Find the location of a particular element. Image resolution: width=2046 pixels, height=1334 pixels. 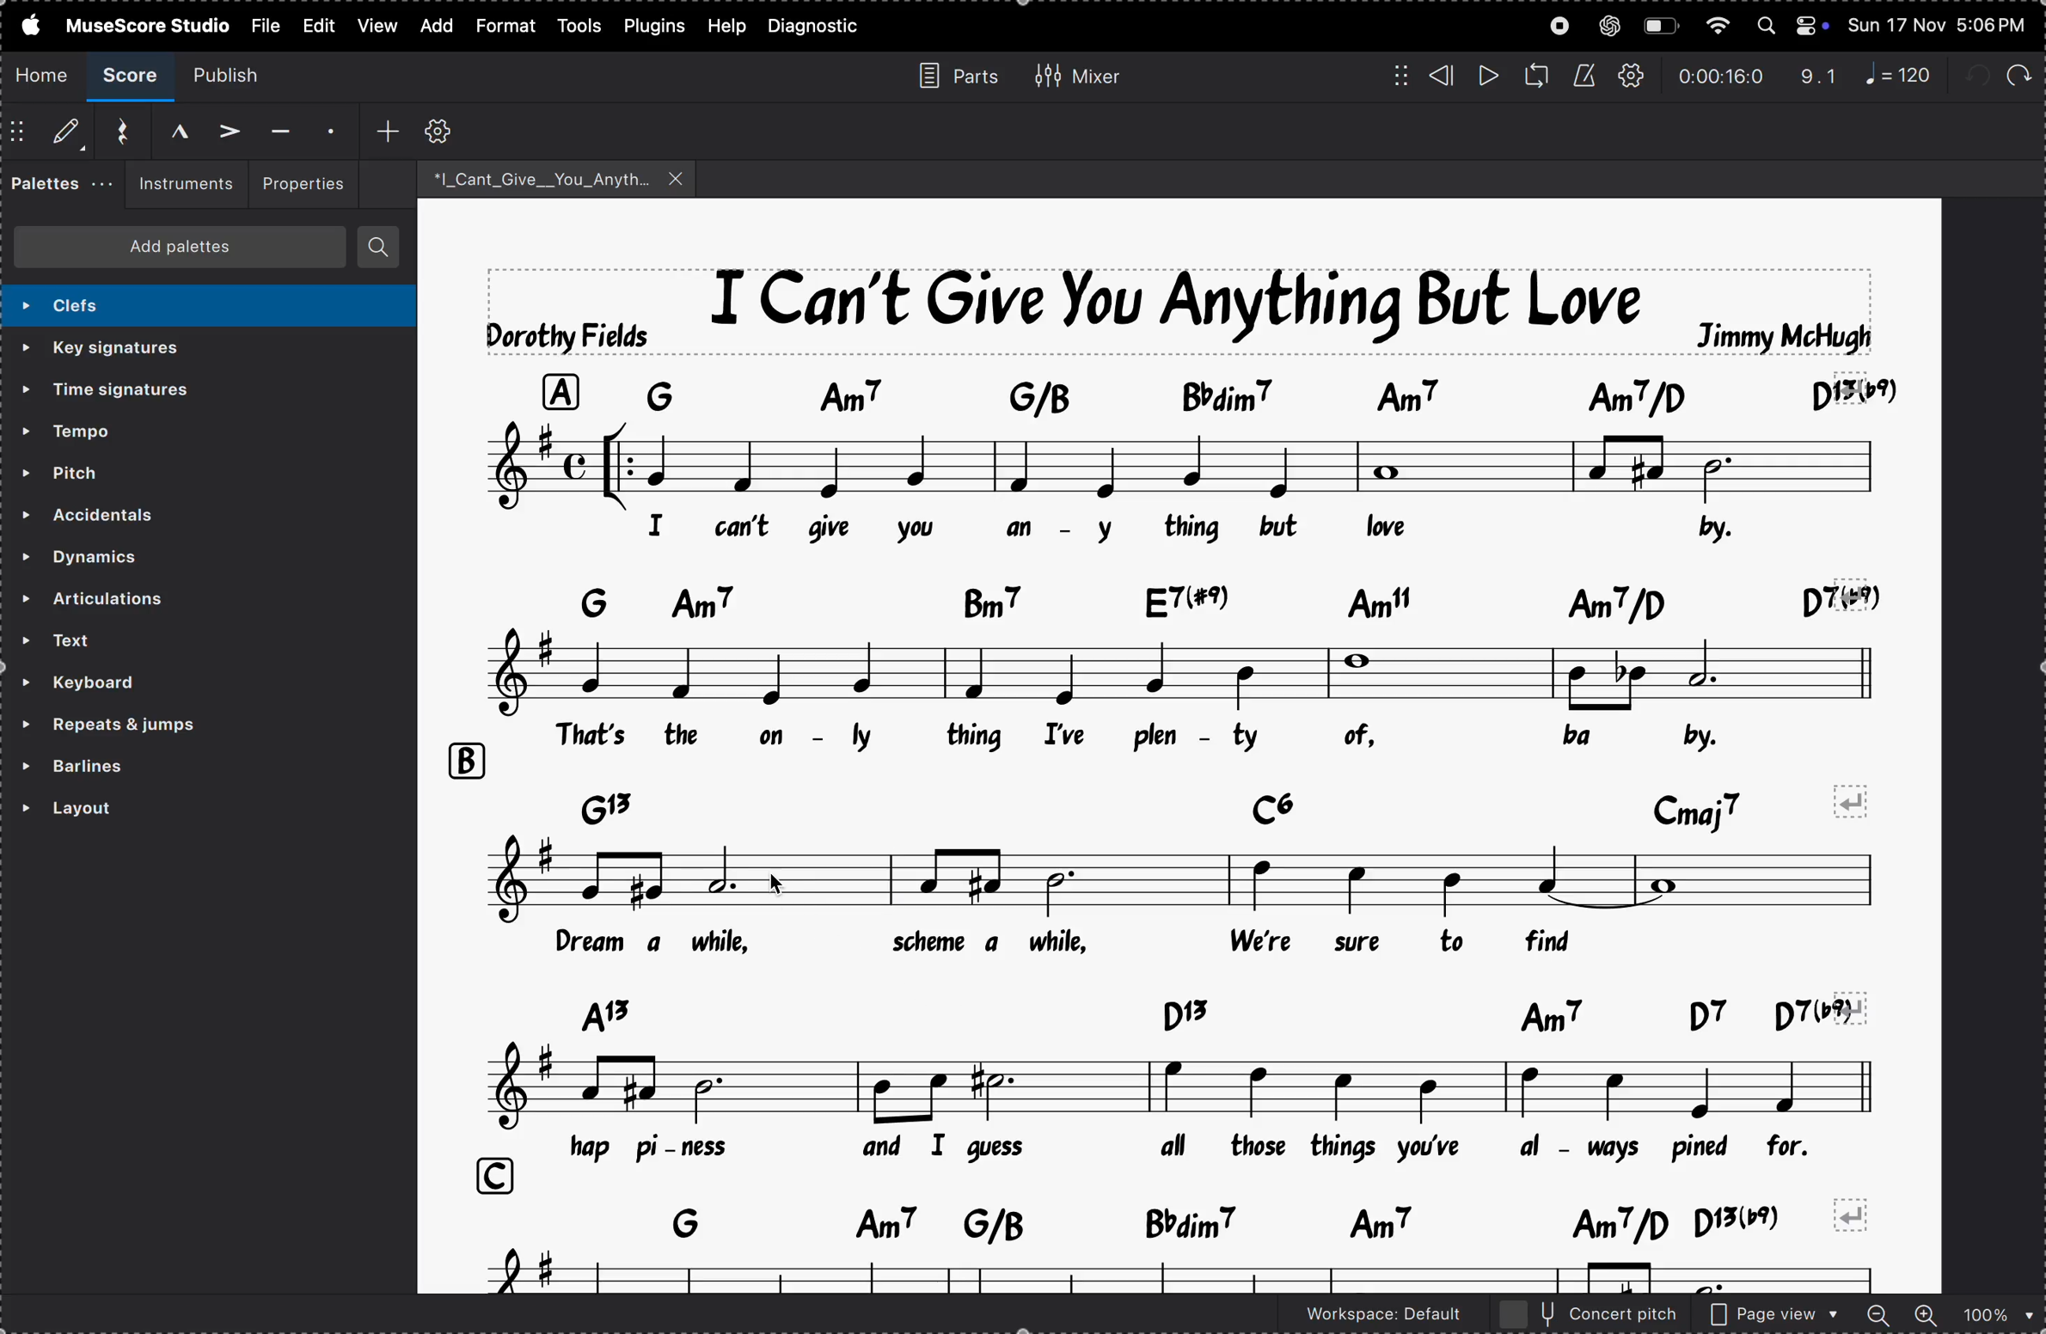

lyrics is located at coordinates (1091, 943).